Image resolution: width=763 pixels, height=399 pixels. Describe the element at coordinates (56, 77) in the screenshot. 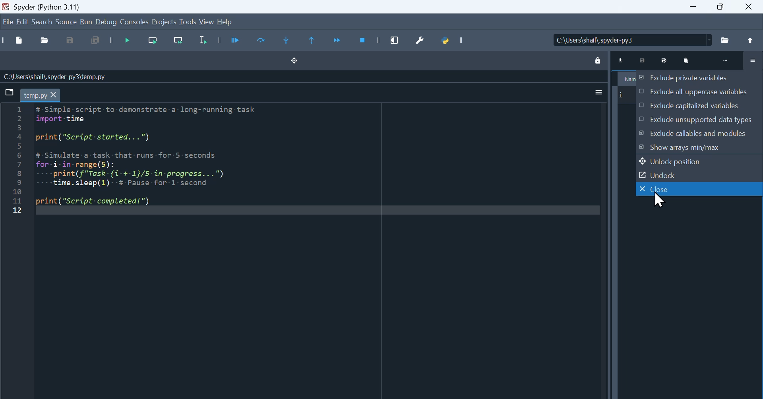

I see `C:\Users\shail\.spyder-py3\temp.py` at that location.